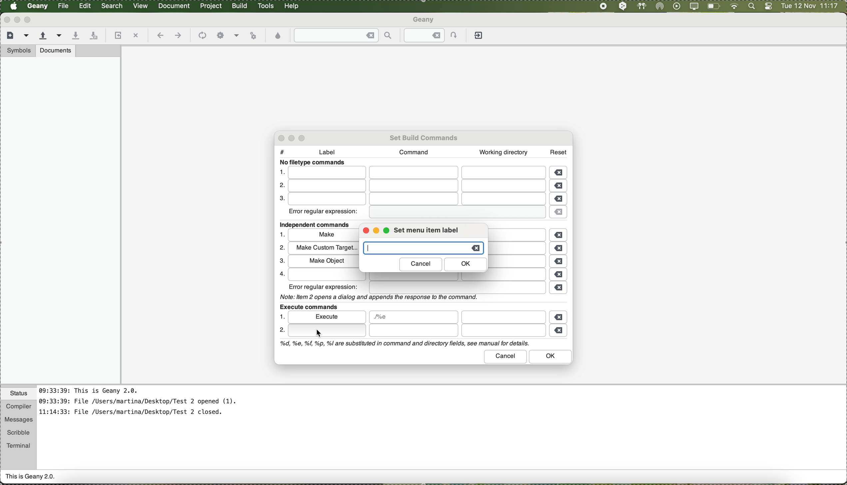 The width and height of the screenshot is (847, 485). I want to click on battery, so click(714, 7).